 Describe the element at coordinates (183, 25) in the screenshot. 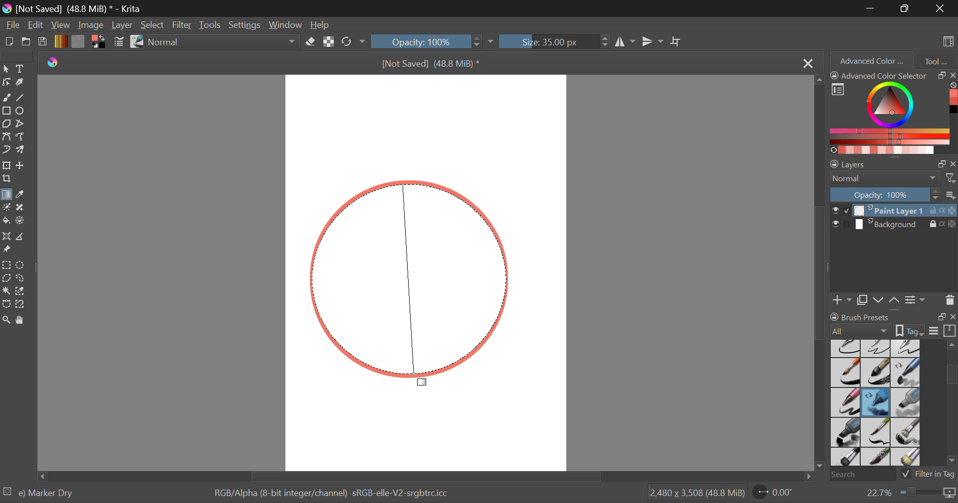

I see `Filter` at that location.